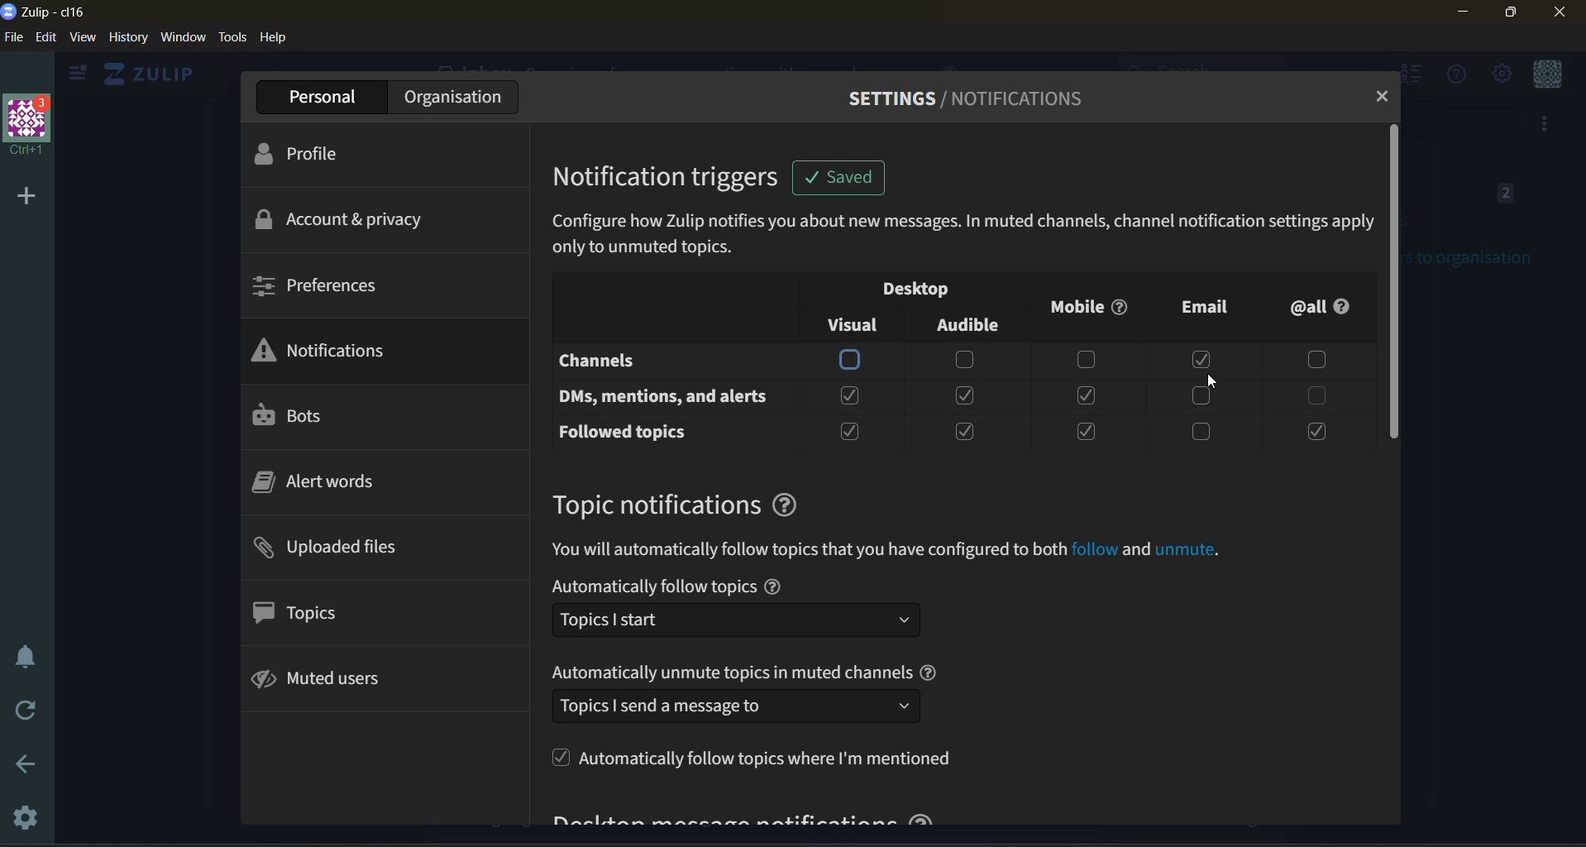 The height and width of the screenshot is (847, 1586). I want to click on select follow topic, so click(736, 620).